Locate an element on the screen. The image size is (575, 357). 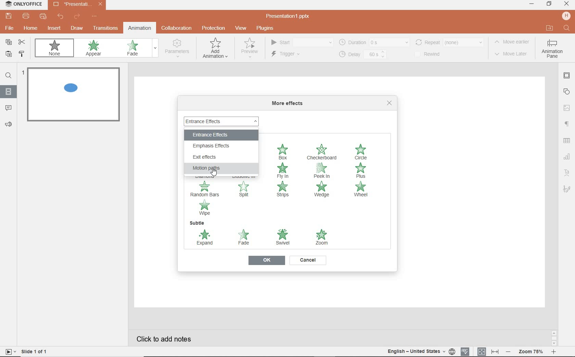
delay is located at coordinates (362, 55).